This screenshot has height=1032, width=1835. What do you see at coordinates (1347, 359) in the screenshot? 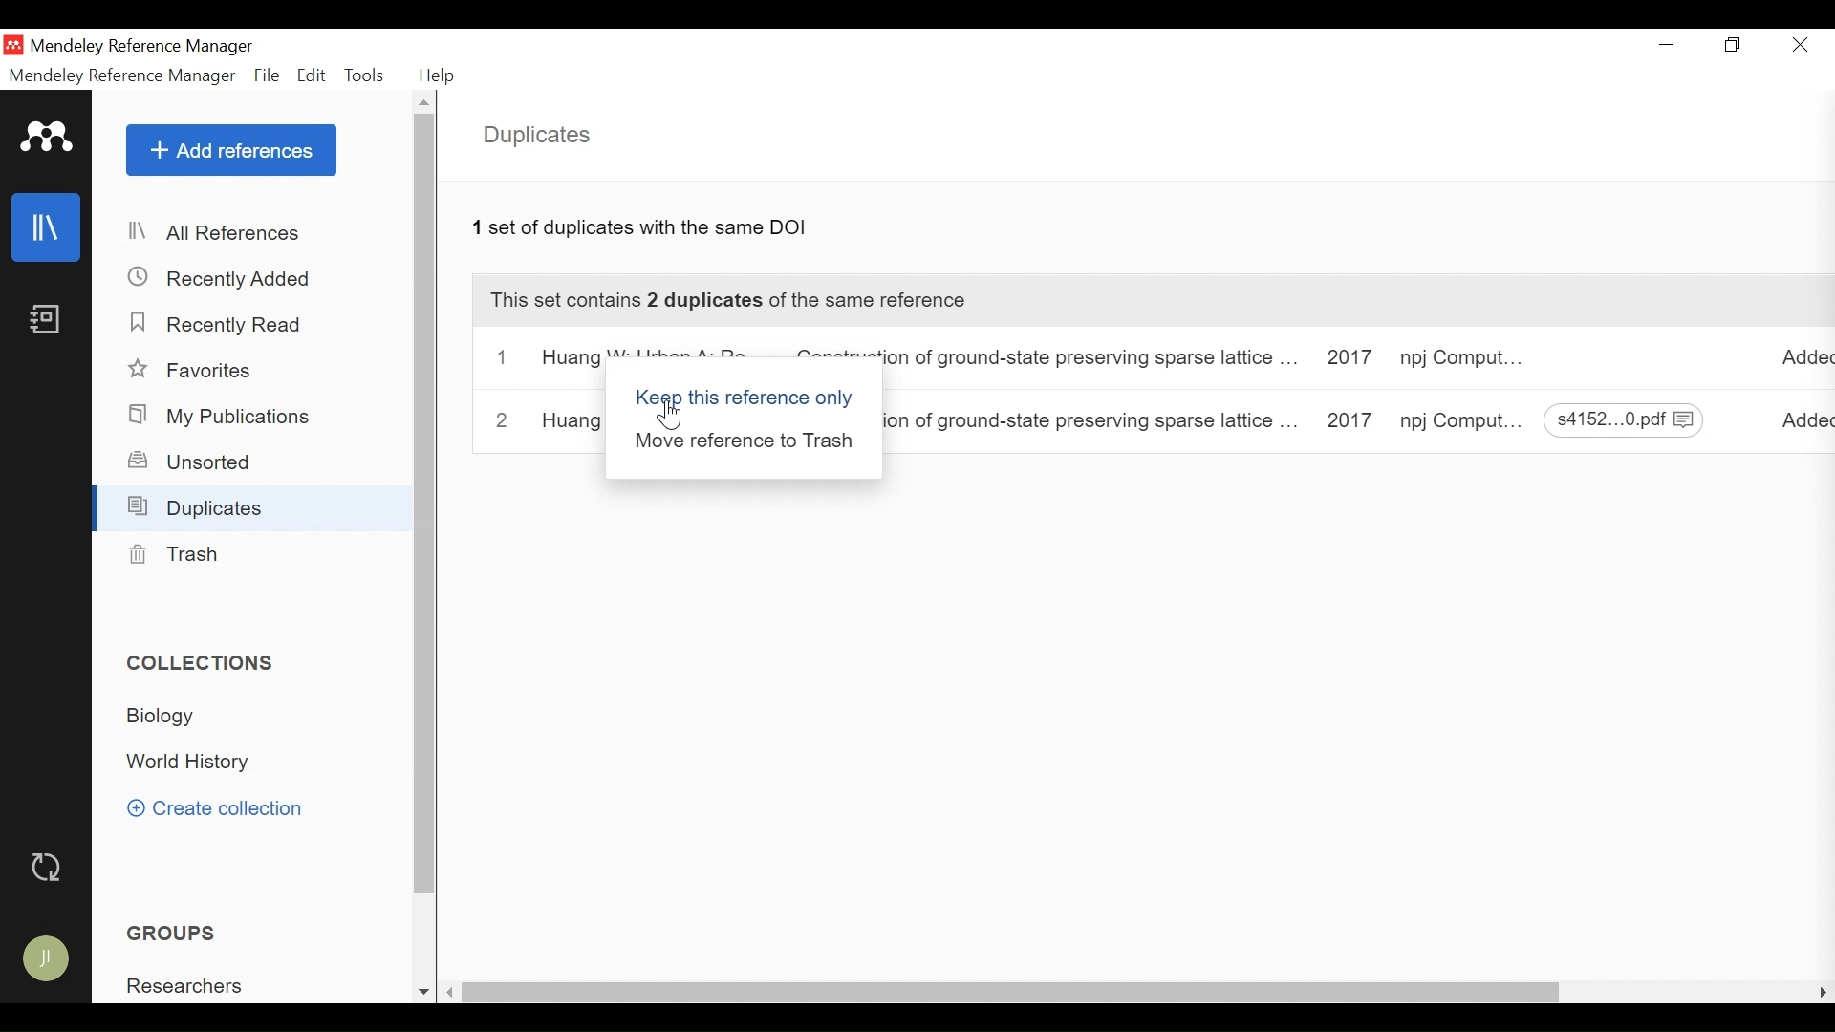
I see `Year` at bounding box center [1347, 359].